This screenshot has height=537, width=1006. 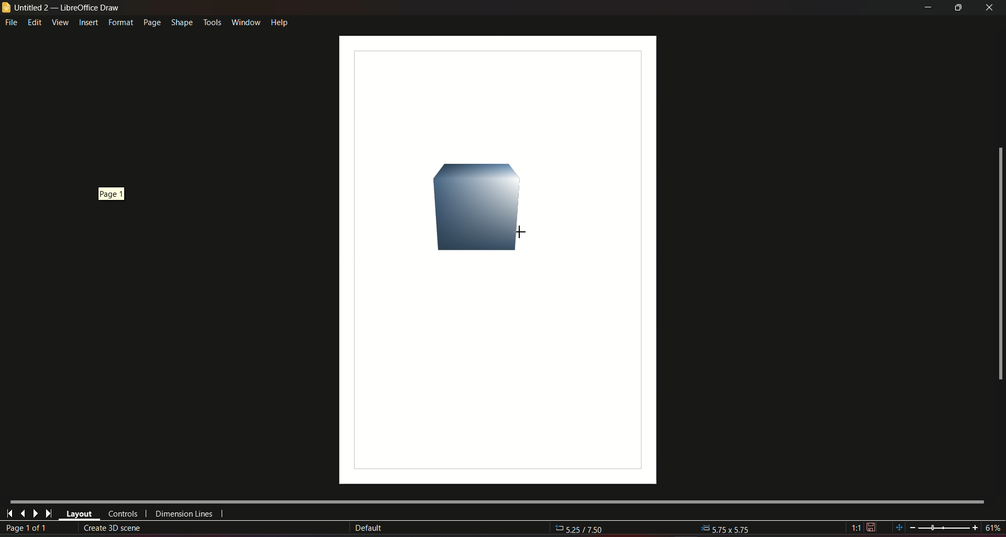 What do you see at coordinates (88, 23) in the screenshot?
I see `insert` at bounding box center [88, 23].